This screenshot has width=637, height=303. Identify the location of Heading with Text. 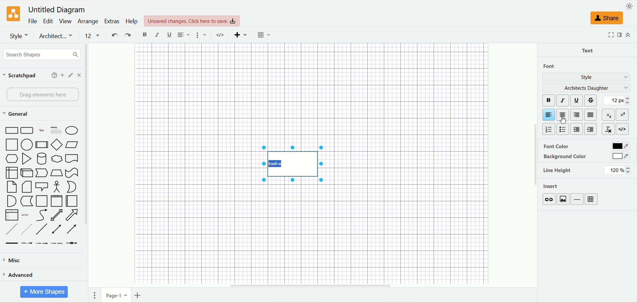
(56, 131).